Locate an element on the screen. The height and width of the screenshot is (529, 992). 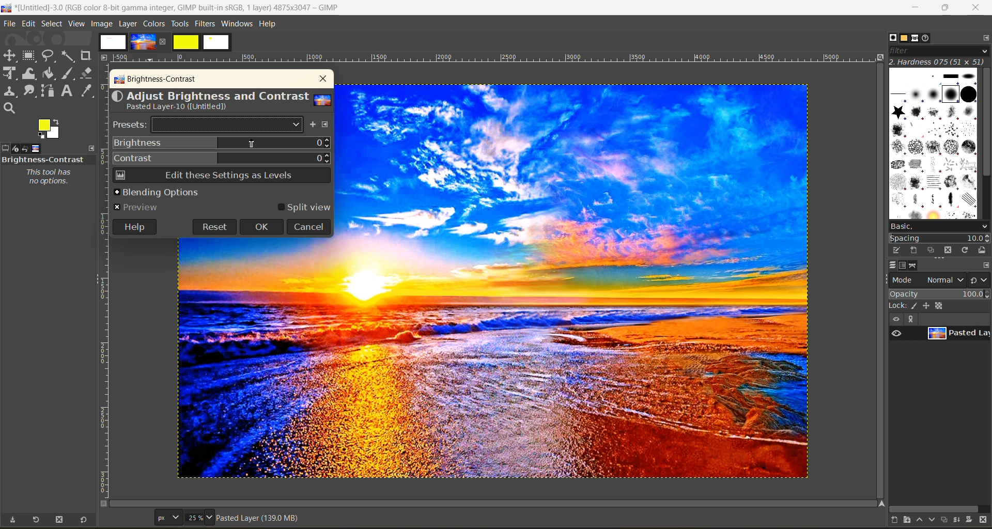
restore tool preset is located at coordinates (34, 520).